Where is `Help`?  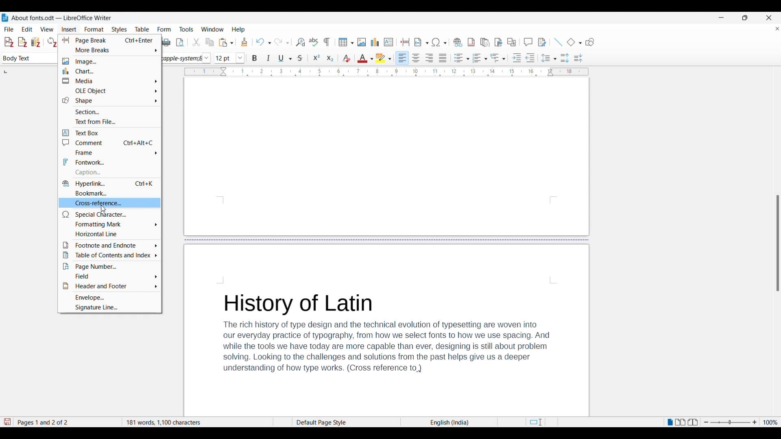 Help is located at coordinates (242, 29).